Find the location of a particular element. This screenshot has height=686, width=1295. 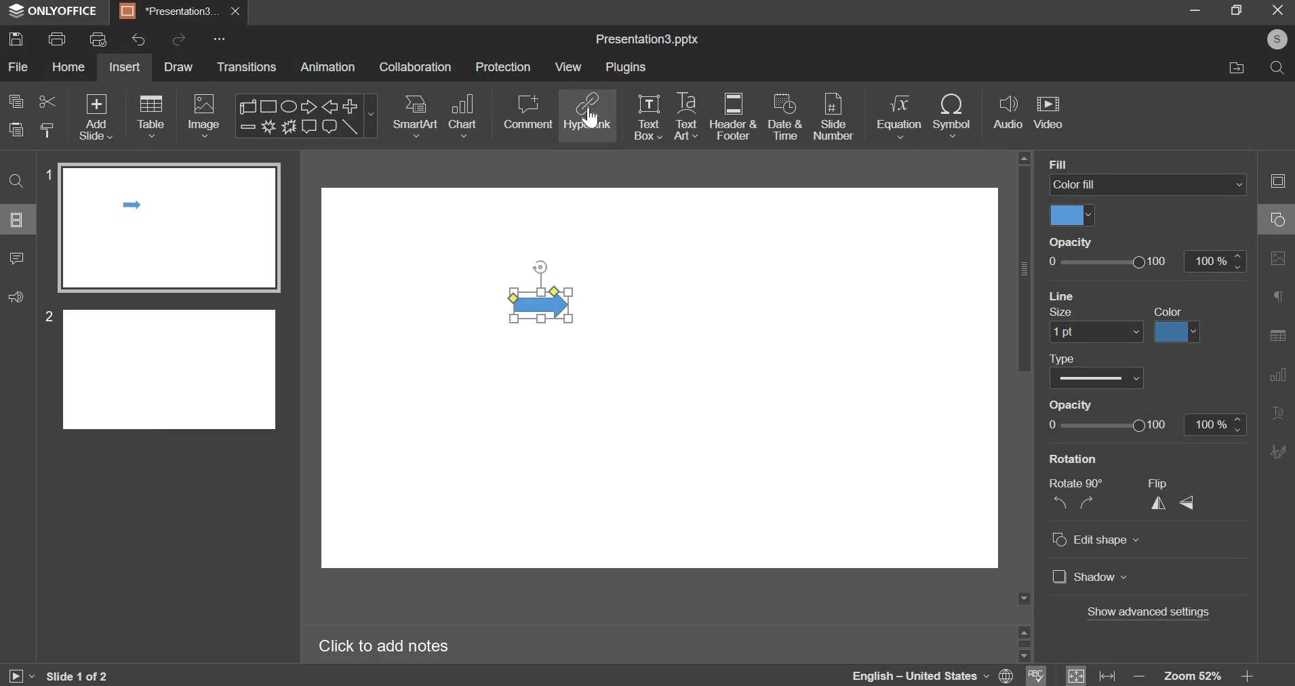

Scroll up is located at coordinates (1024, 158).